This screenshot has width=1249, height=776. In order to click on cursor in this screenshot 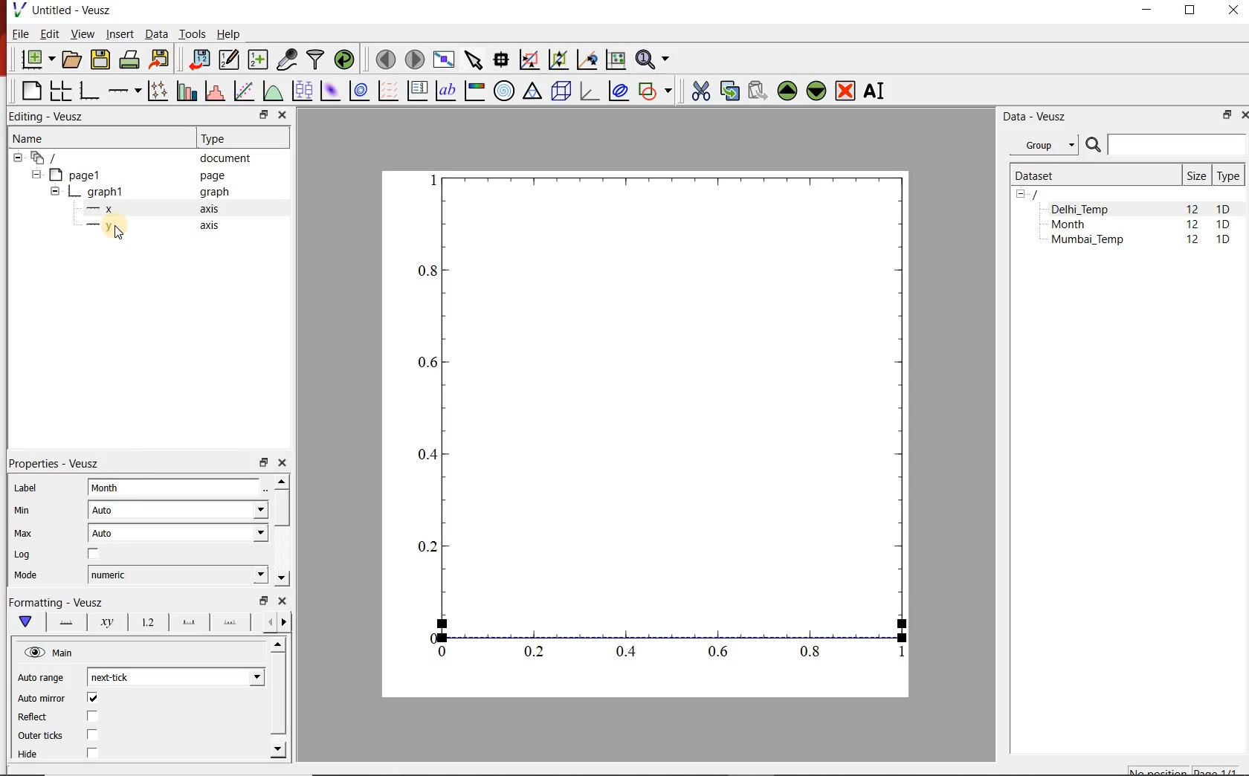, I will do `click(117, 233)`.